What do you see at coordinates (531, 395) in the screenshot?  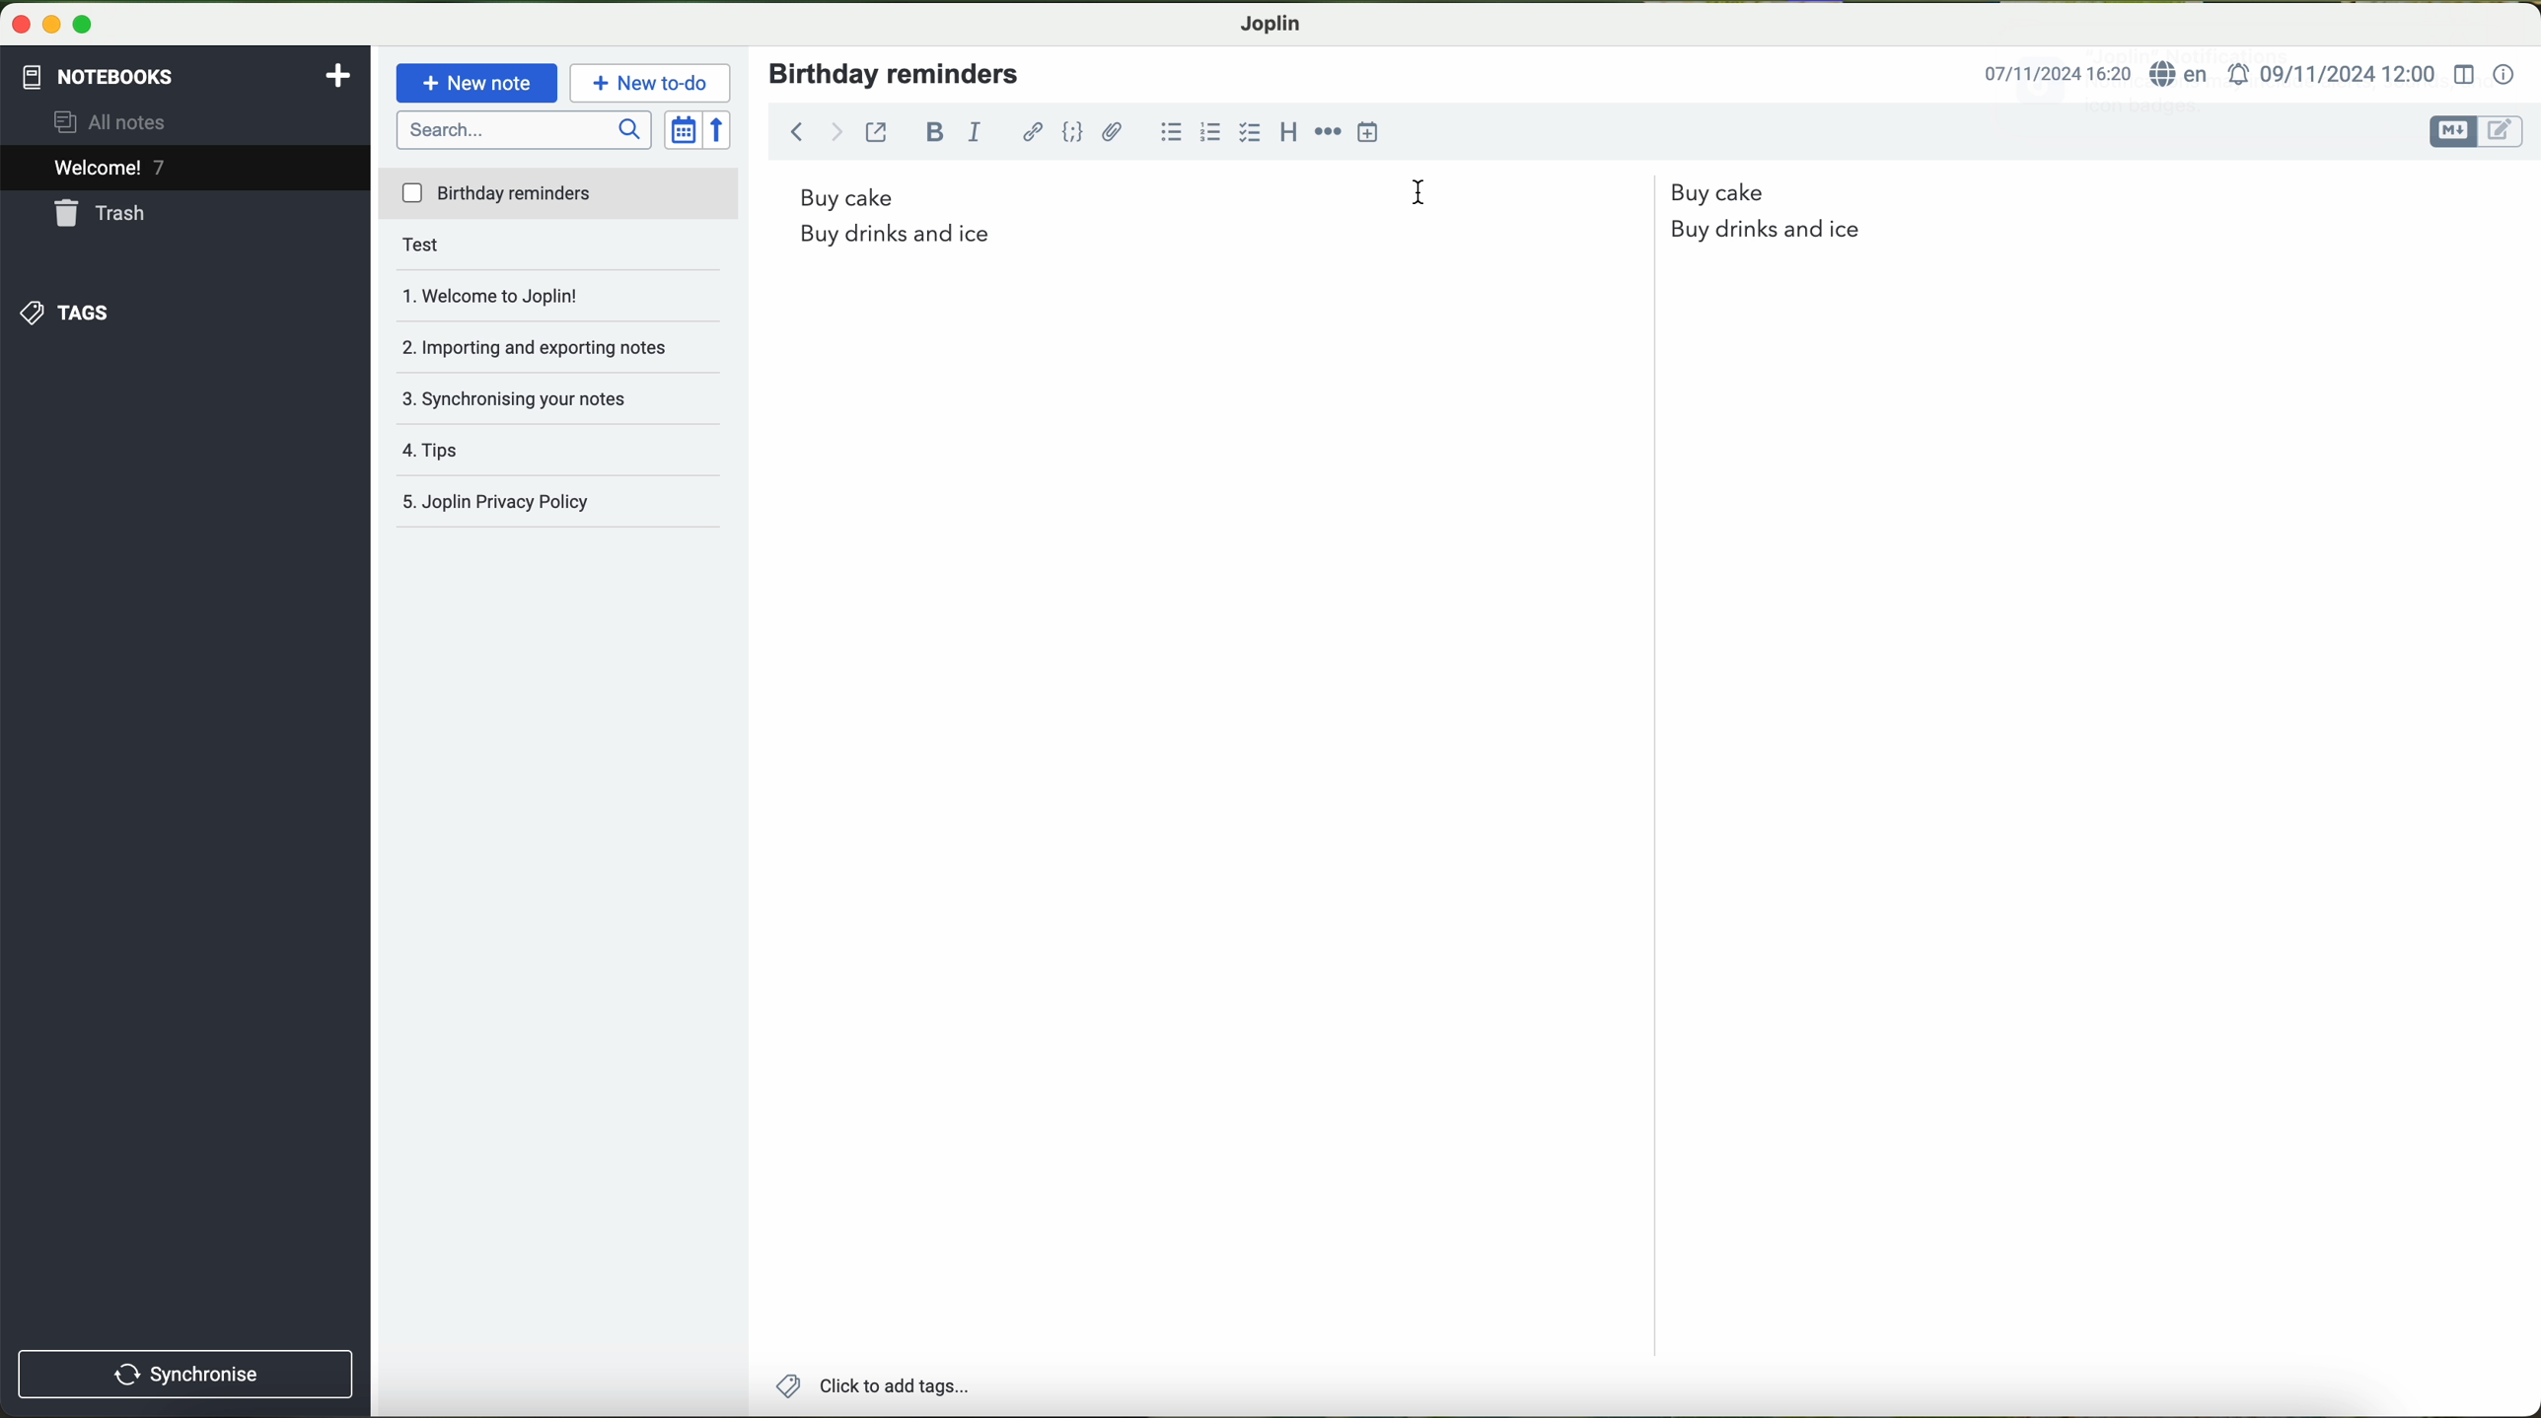 I see `synchronising your notes` at bounding box center [531, 395].